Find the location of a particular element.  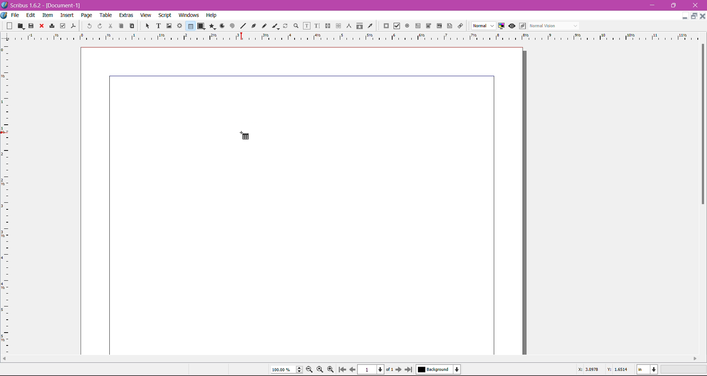

Zoom in or out is located at coordinates (294, 25).